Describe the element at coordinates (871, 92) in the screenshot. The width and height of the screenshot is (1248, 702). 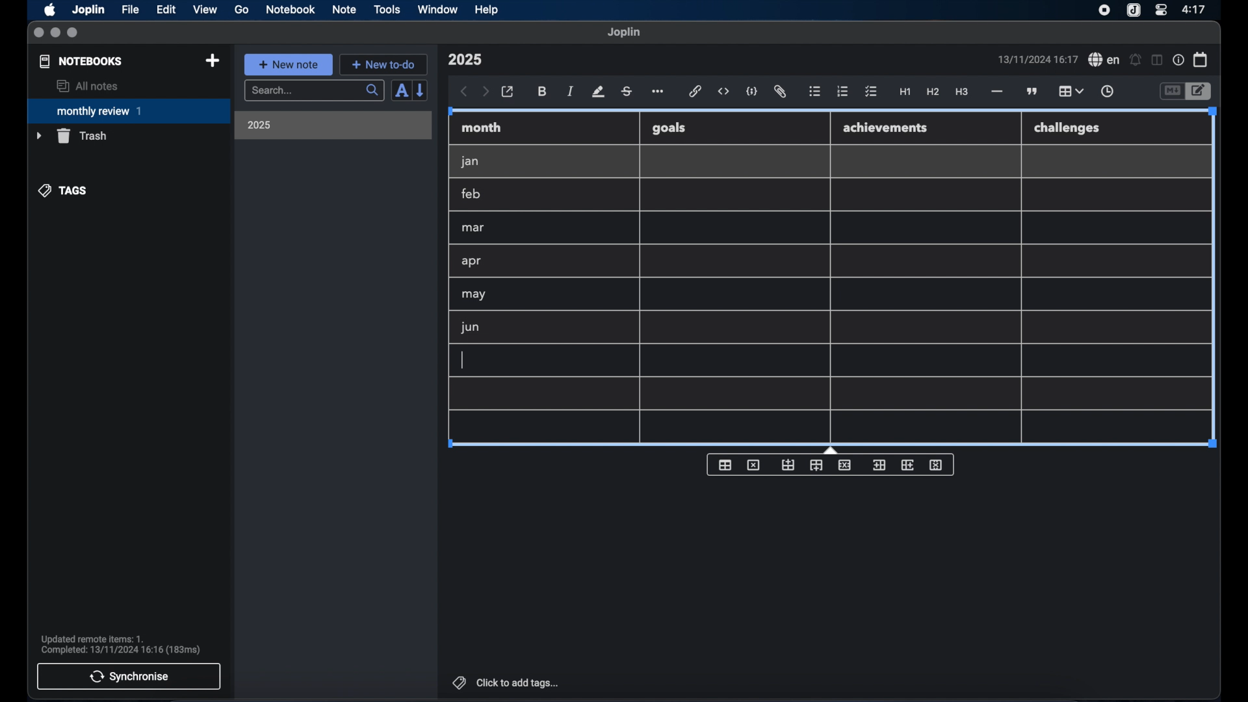
I see `check  list` at that location.